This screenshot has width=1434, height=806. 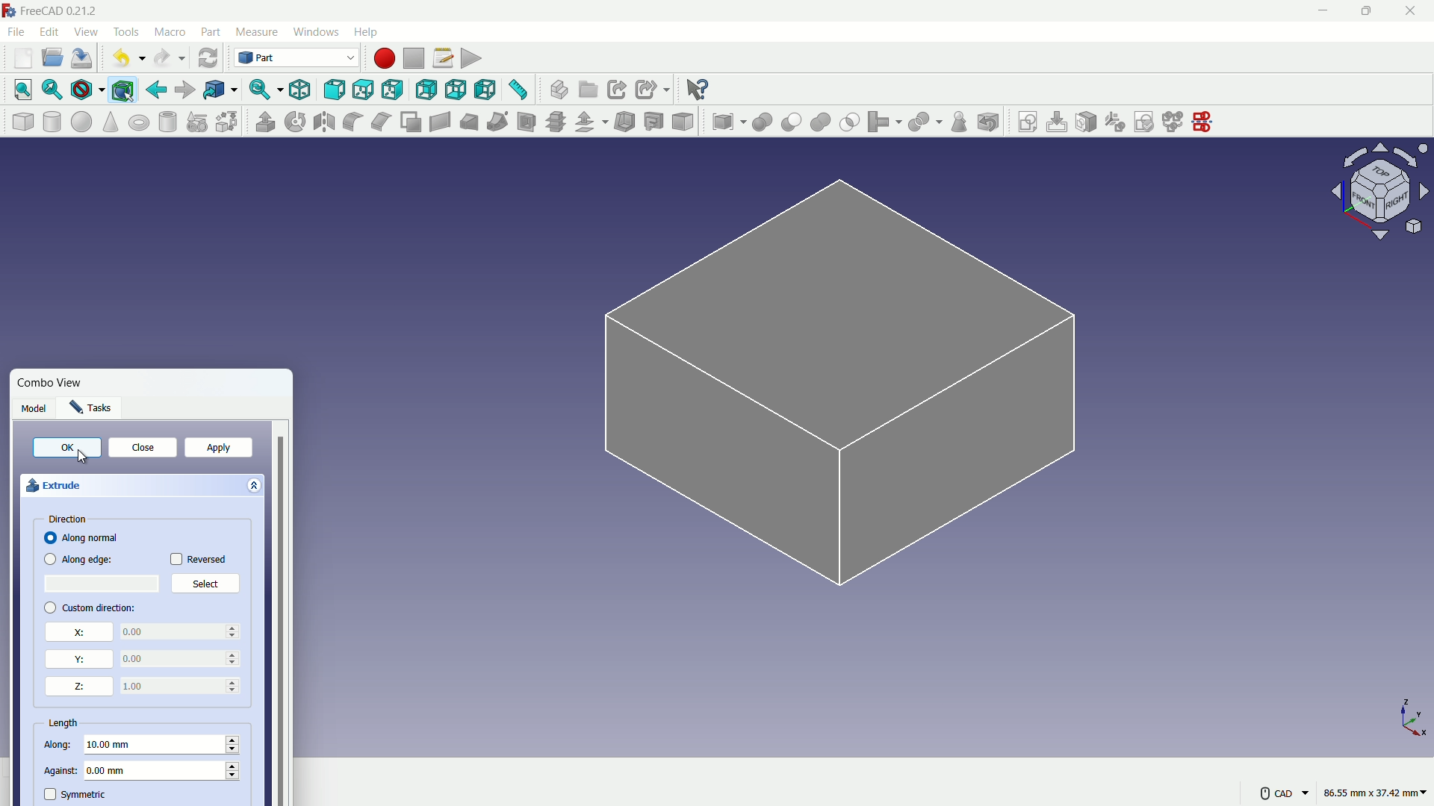 What do you see at coordinates (35, 404) in the screenshot?
I see `Model` at bounding box center [35, 404].